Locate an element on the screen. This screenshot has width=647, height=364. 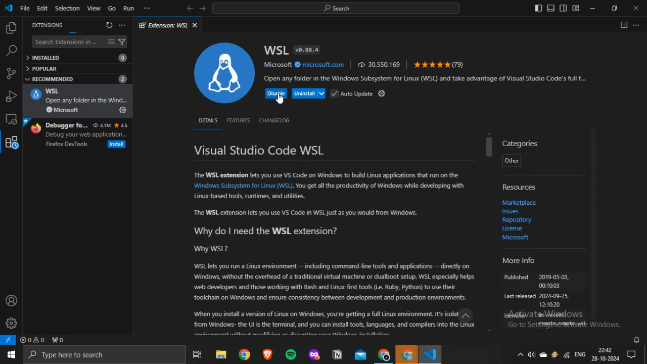
Debugger fo... is located at coordinates (67, 125).